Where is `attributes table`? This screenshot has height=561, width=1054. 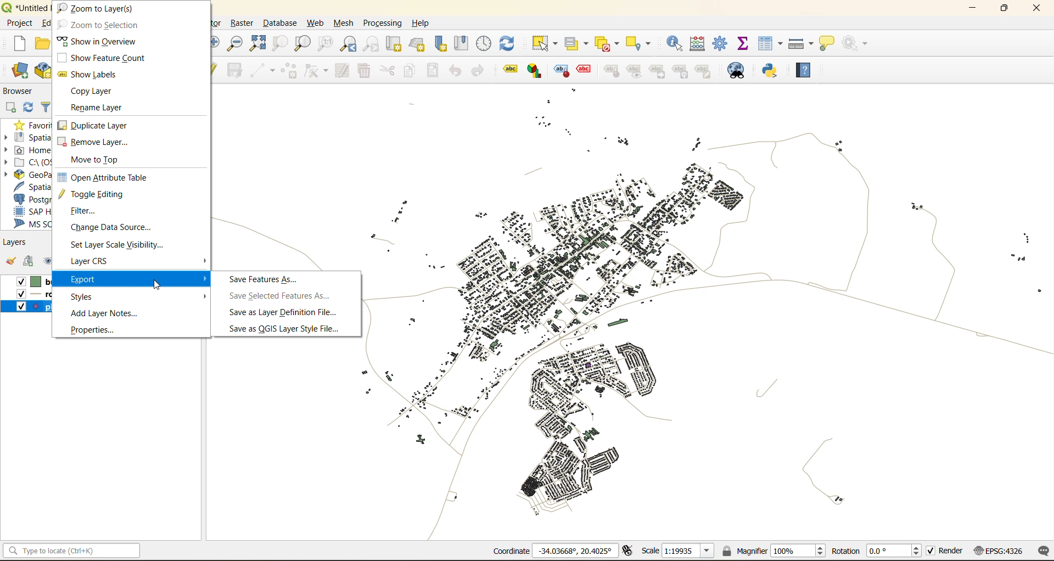
attributes table is located at coordinates (773, 44).